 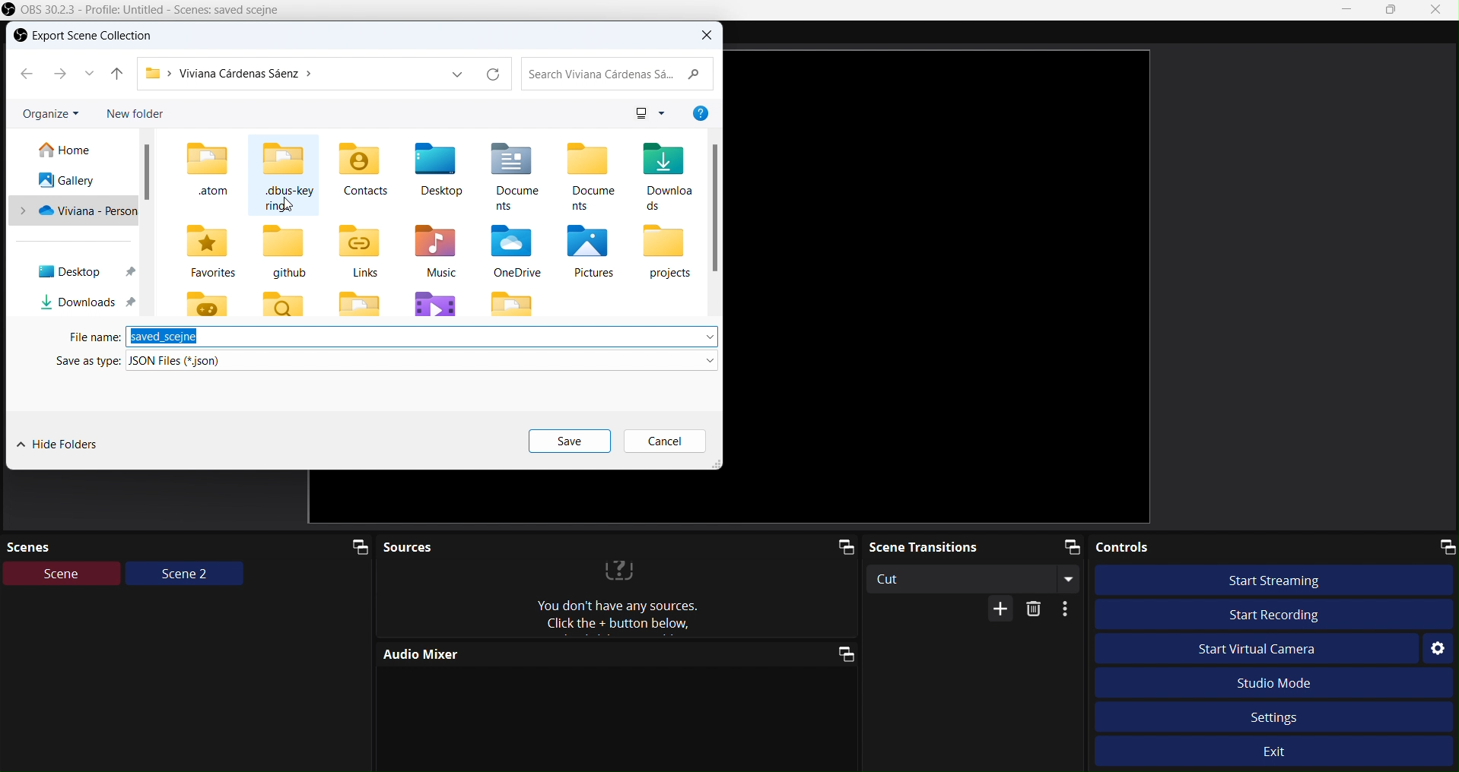 What do you see at coordinates (289, 202) in the screenshot?
I see `cursor` at bounding box center [289, 202].